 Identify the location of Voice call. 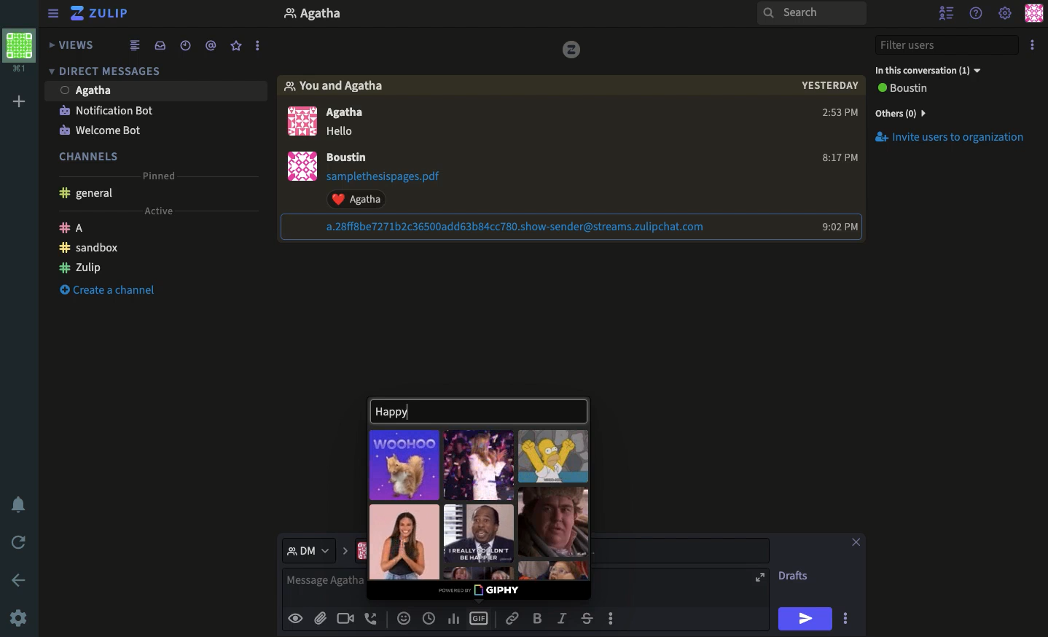
(372, 617).